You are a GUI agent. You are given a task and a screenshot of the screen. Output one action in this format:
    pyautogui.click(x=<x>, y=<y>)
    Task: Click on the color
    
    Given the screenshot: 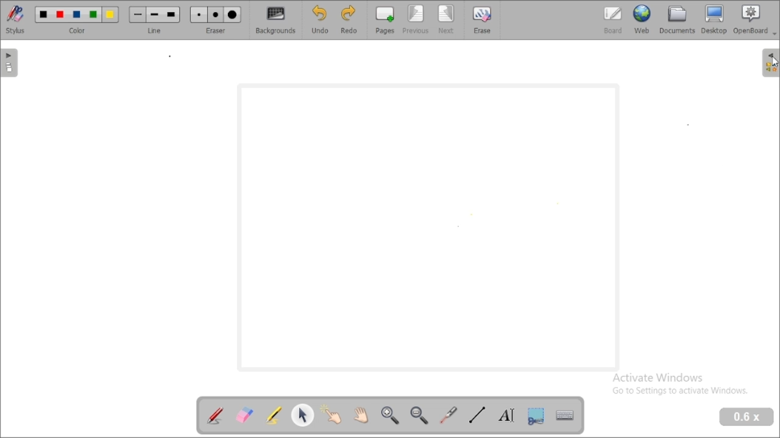 What is the action you would take?
    pyautogui.click(x=77, y=19)
    